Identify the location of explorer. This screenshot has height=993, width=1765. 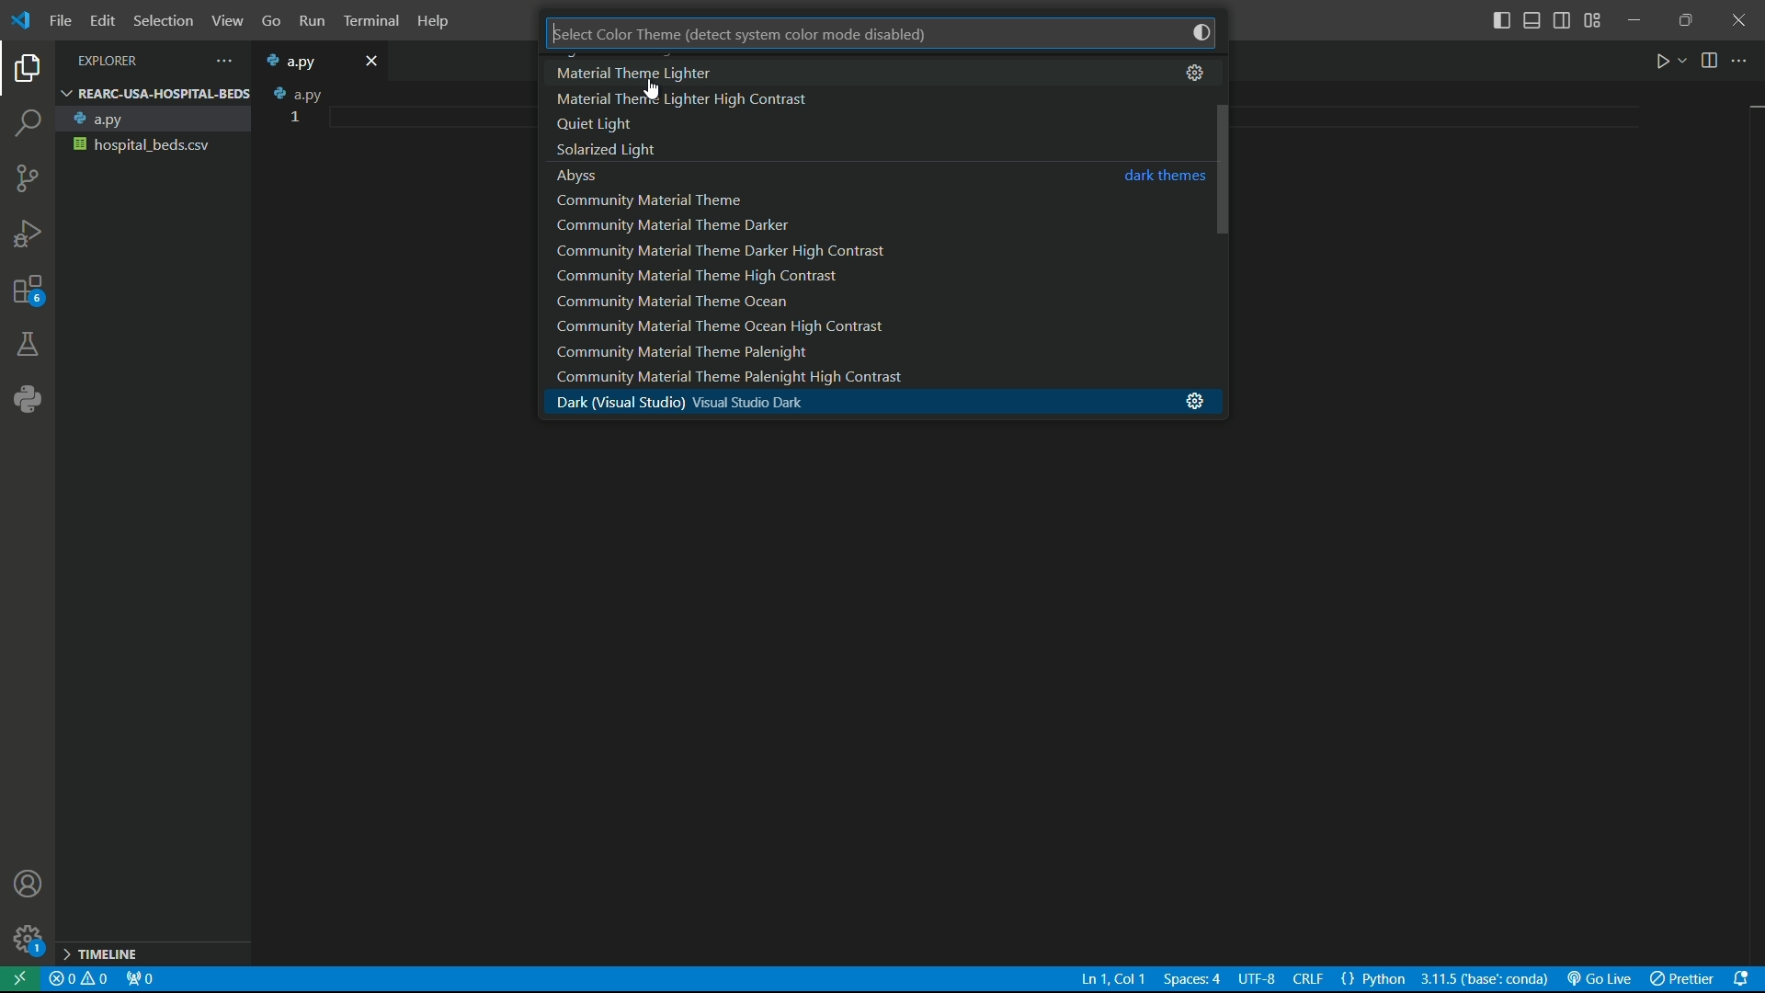
(28, 72).